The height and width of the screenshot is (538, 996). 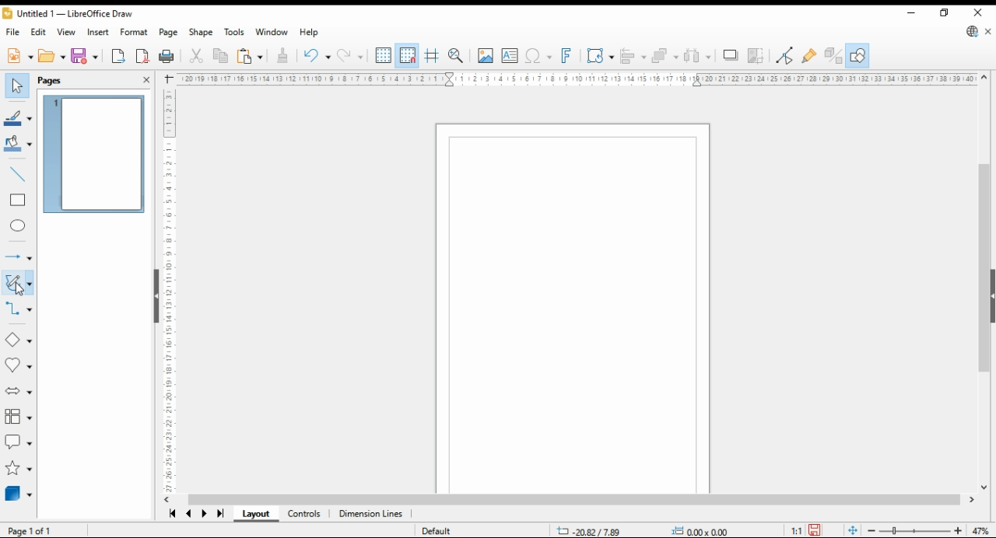 I want to click on snap to grid, so click(x=409, y=56).